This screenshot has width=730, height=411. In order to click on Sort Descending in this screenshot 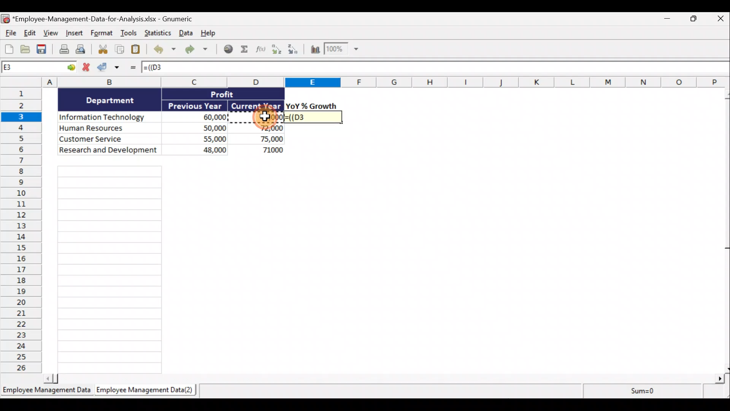, I will do `click(294, 50)`.